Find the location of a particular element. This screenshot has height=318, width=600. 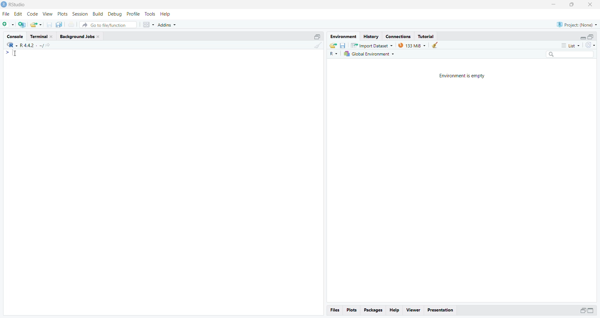

Debug is located at coordinates (115, 15).